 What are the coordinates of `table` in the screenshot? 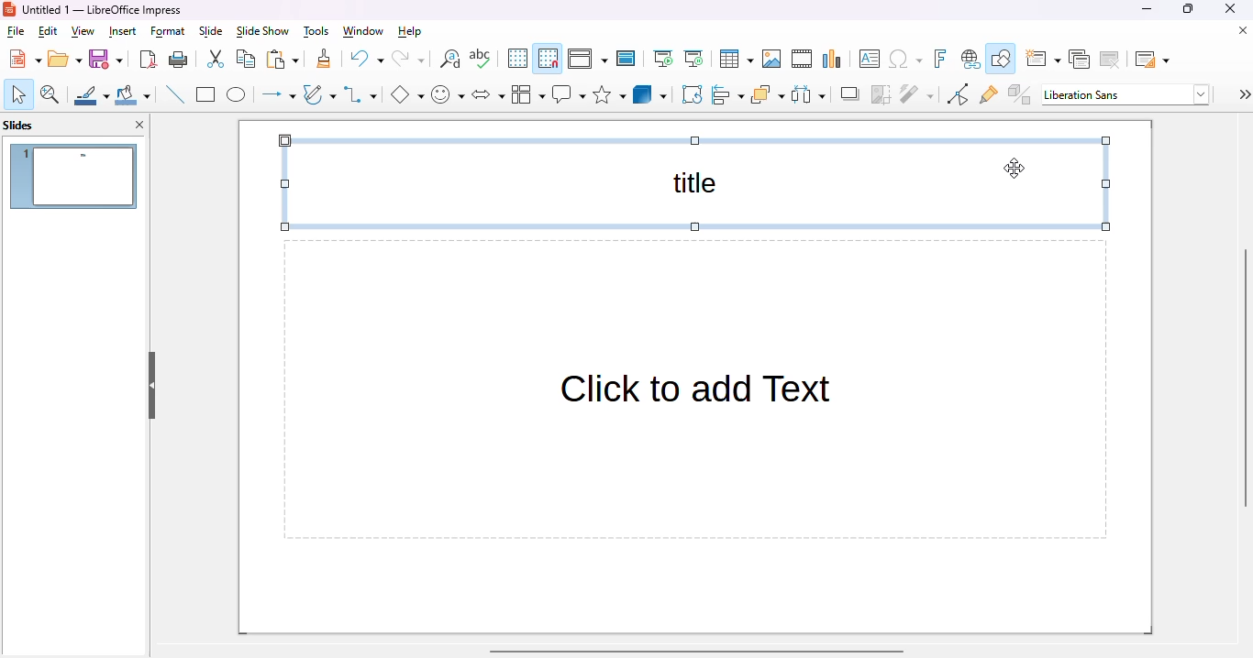 It's located at (737, 59).